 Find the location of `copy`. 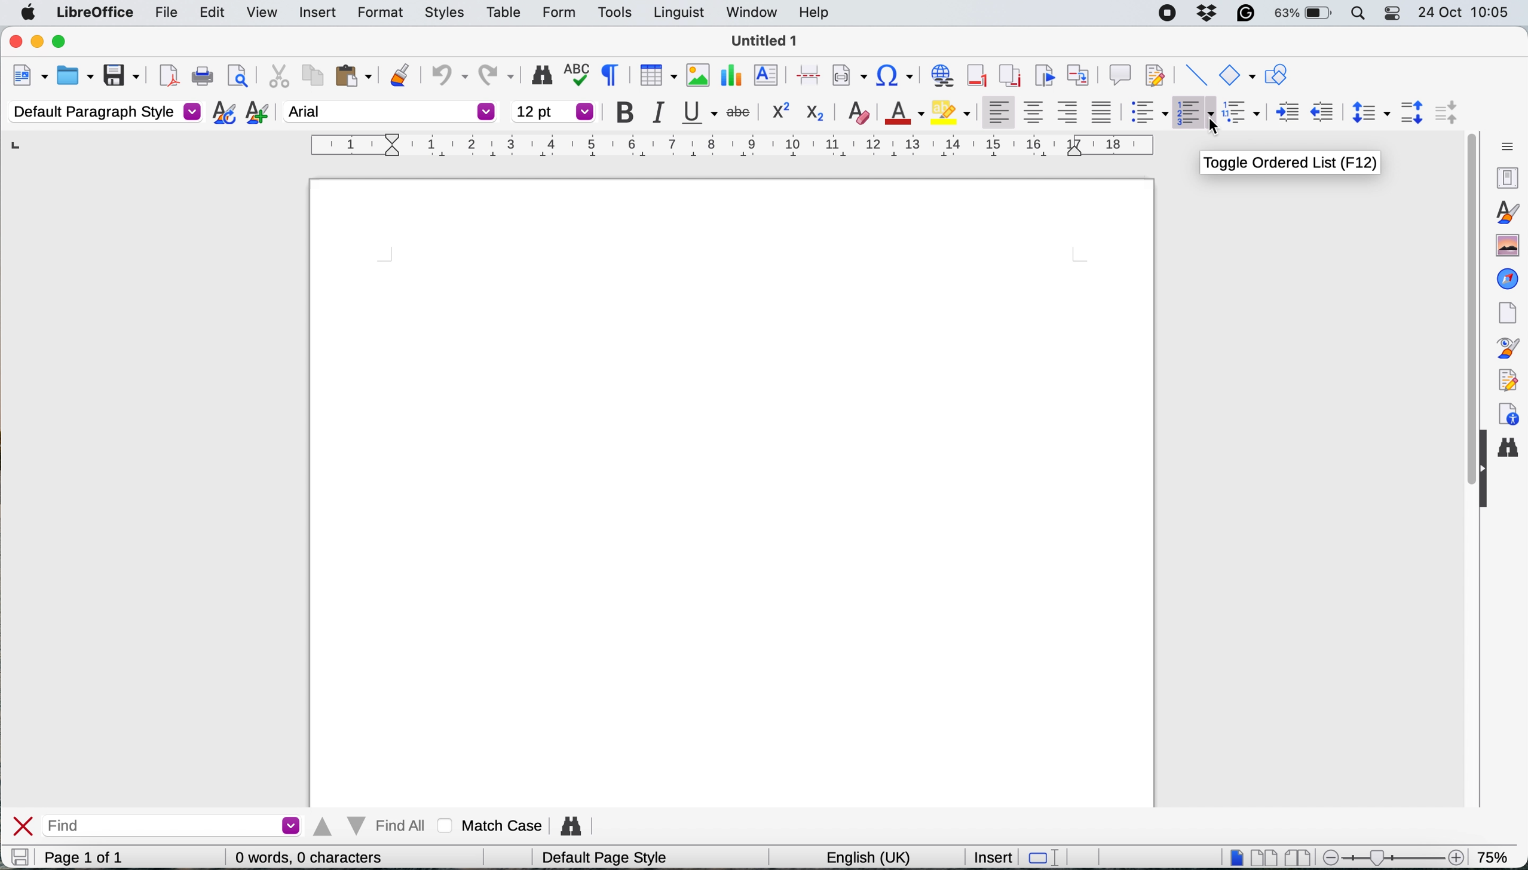

copy is located at coordinates (311, 75).